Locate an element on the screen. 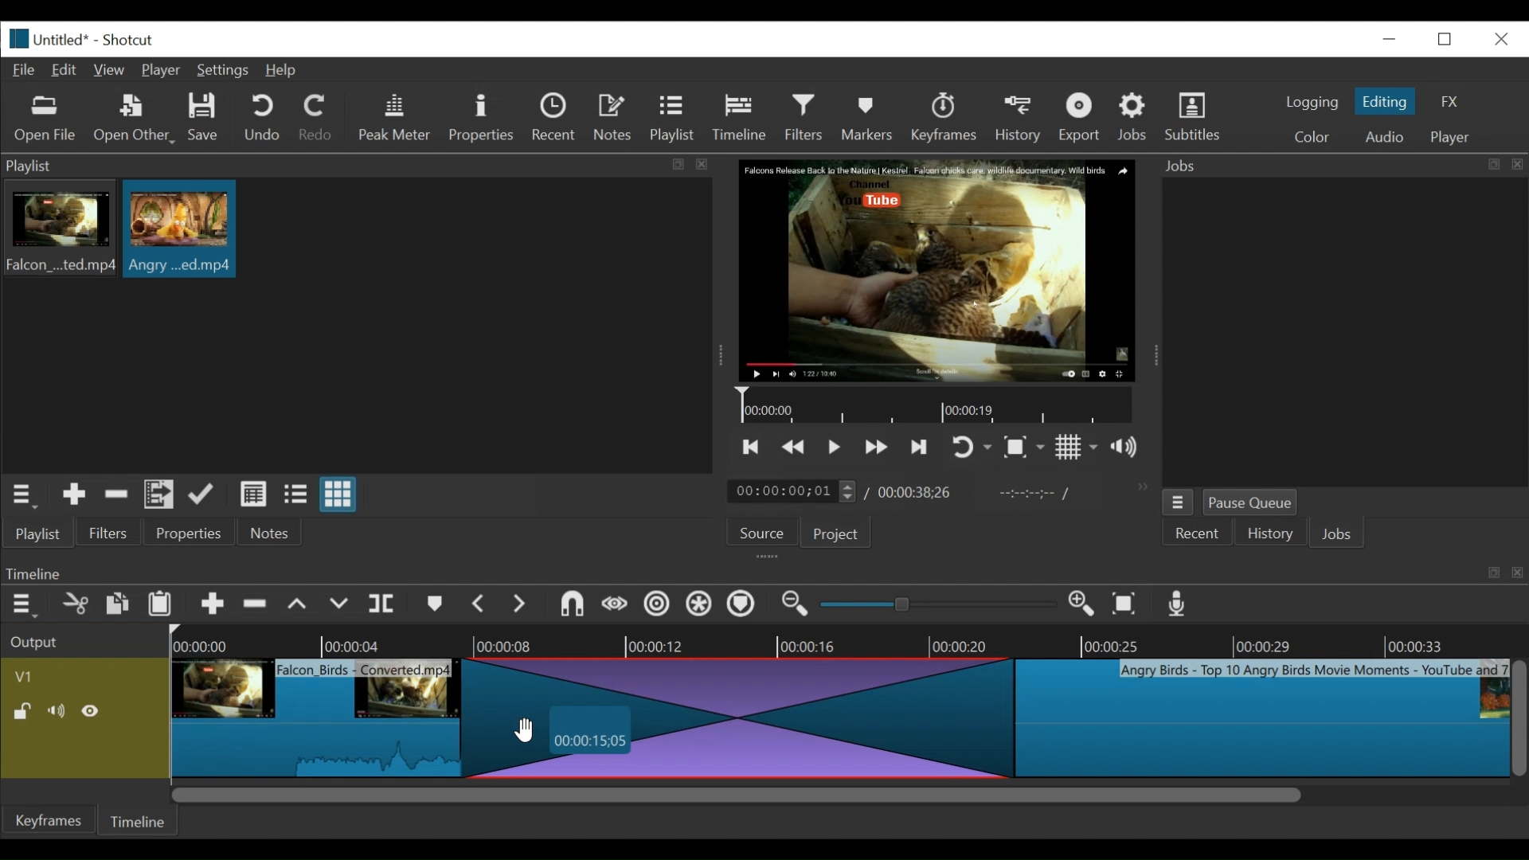  Notes is located at coordinates (616, 118).